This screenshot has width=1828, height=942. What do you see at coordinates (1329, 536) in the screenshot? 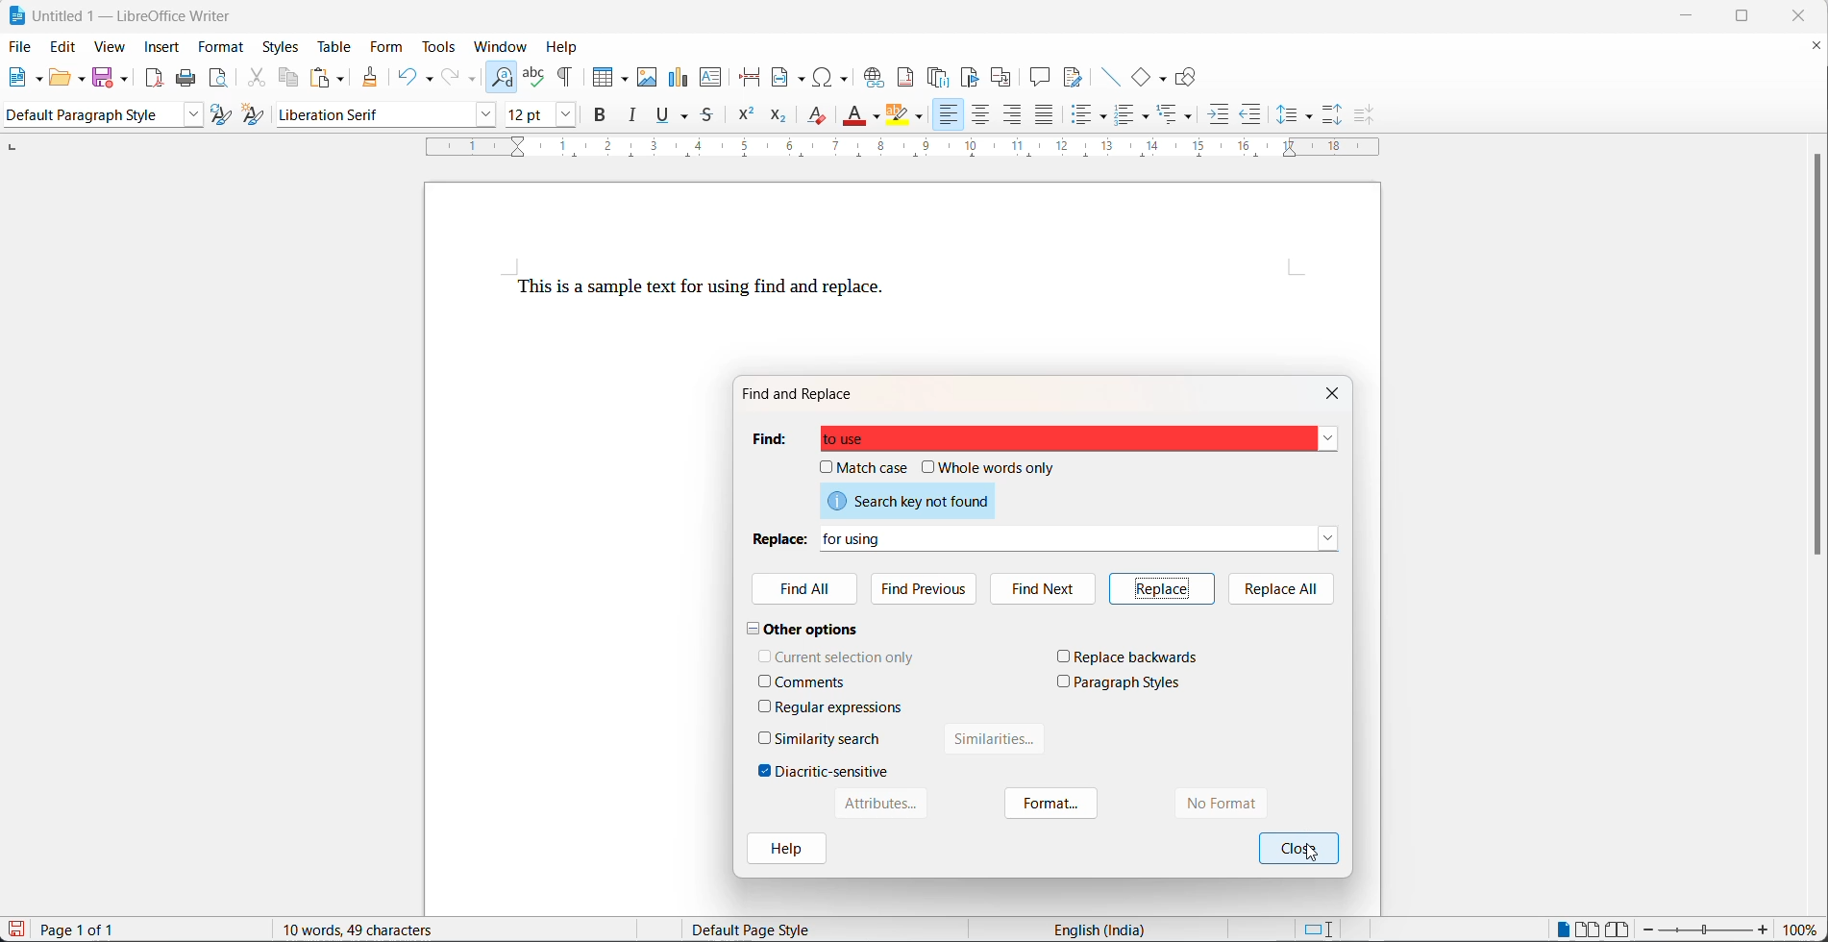
I see `replace dropdown button` at bounding box center [1329, 536].